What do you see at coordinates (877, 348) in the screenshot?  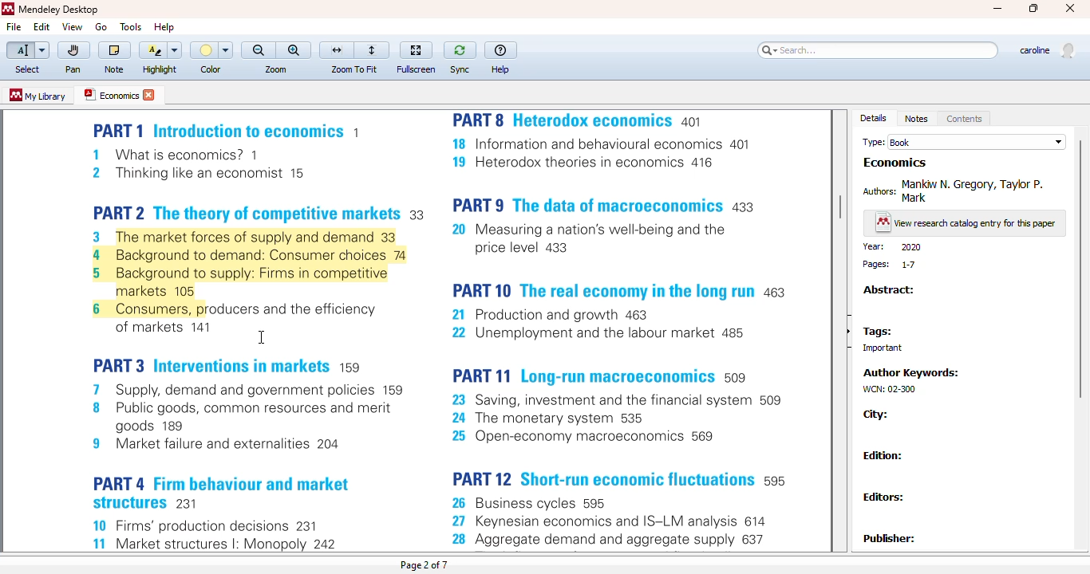 I see `important` at bounding box center [877, 348].